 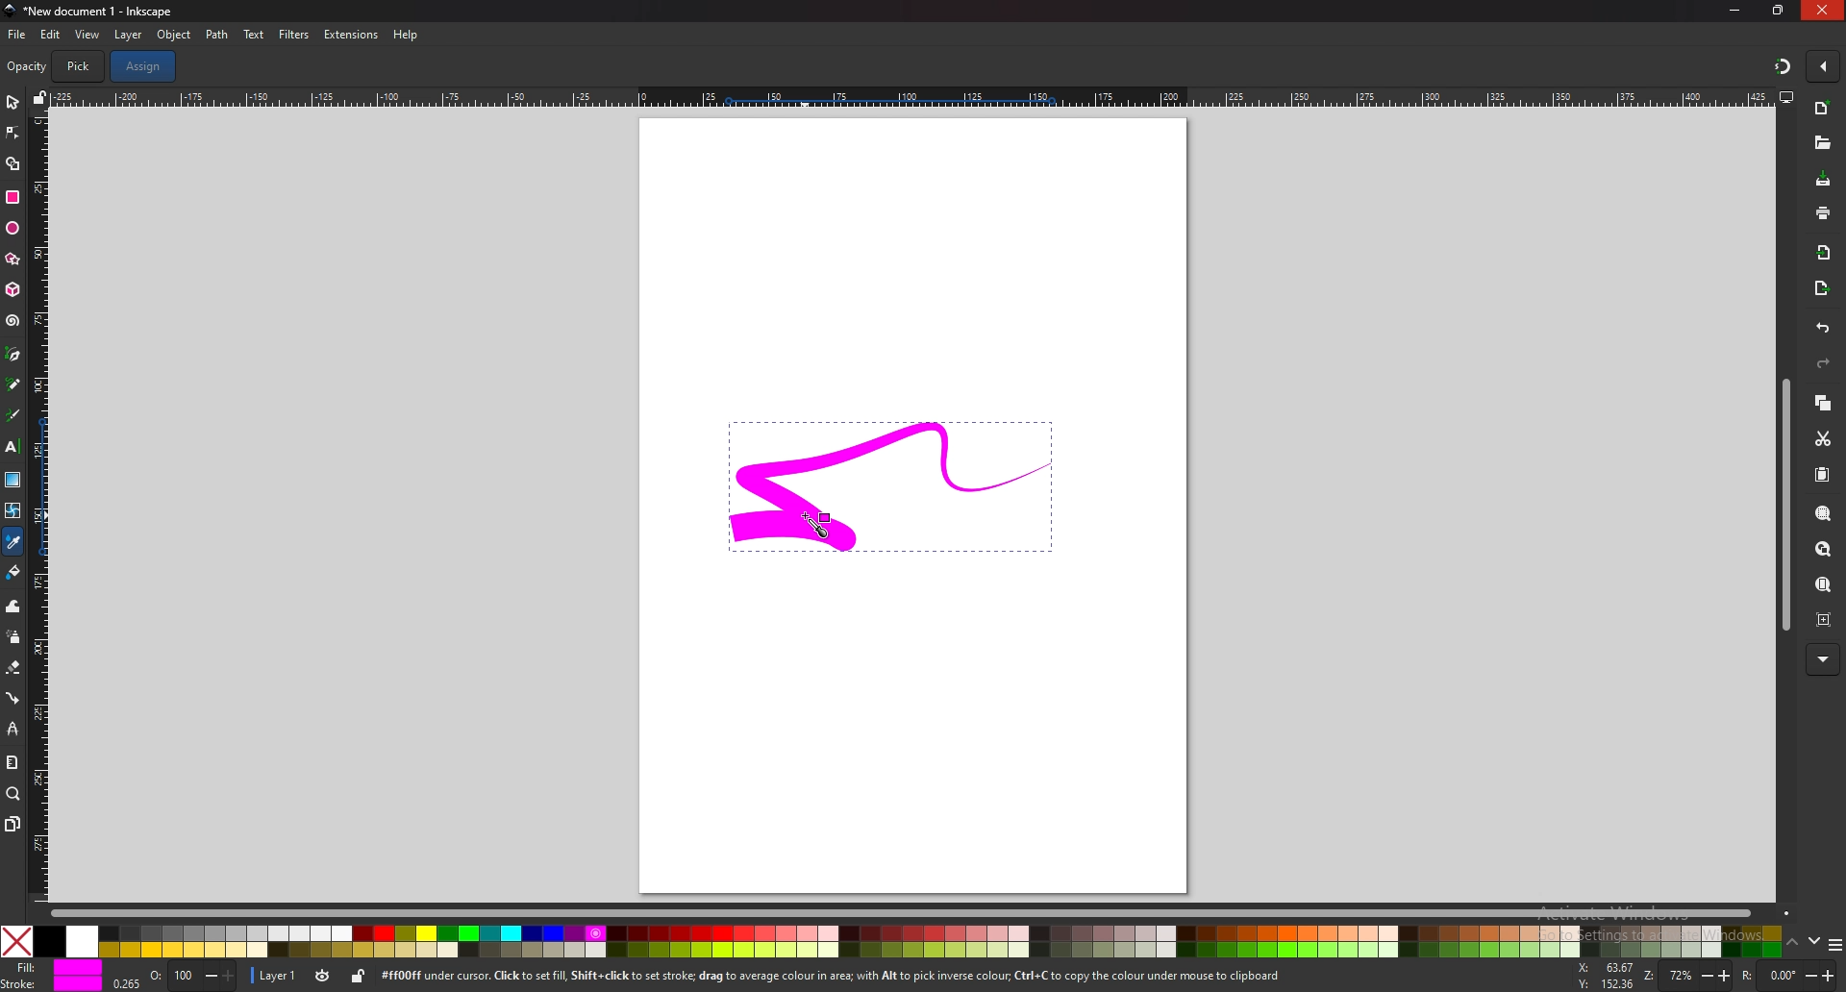 What do you see at coordinates (12, 229) in the screenshot?
I see `ellipse` at bounding box center [12, 229].